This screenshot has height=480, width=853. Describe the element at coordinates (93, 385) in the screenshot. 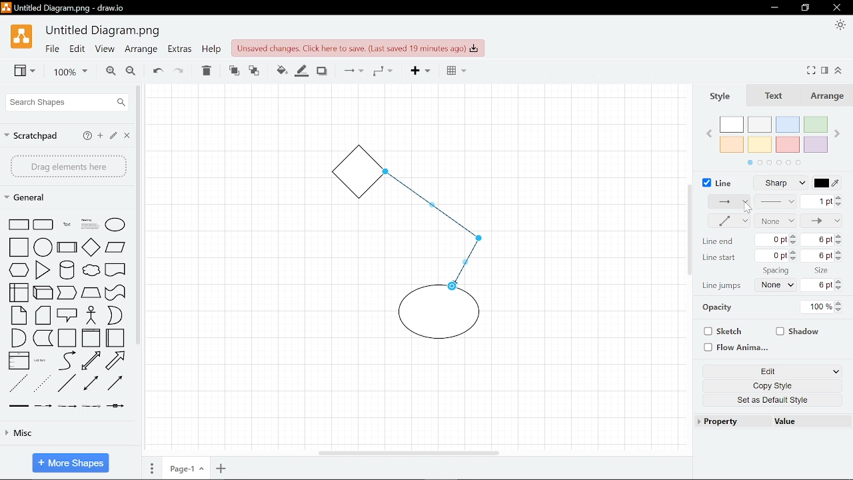

I see `shape` at that location.